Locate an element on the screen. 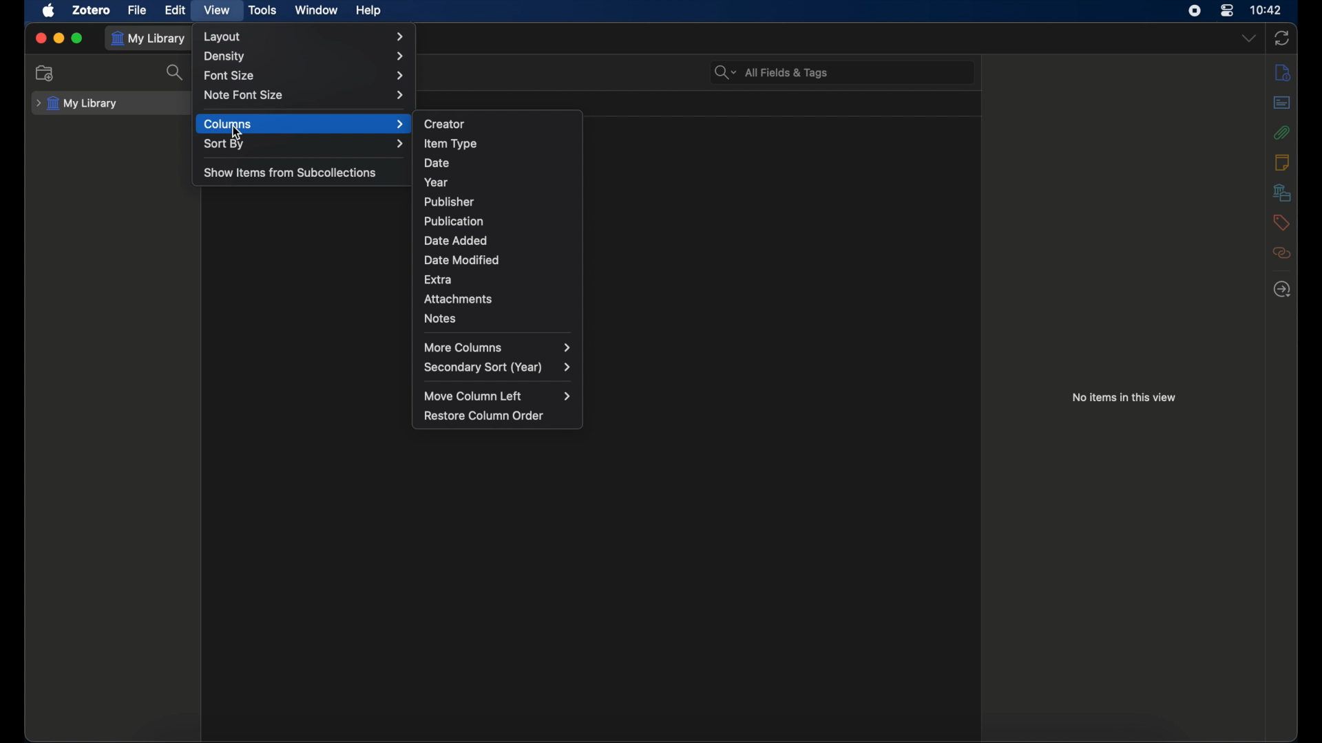 This screenshot has width=1322, height=743. date added is located at coordinates (455, 240).